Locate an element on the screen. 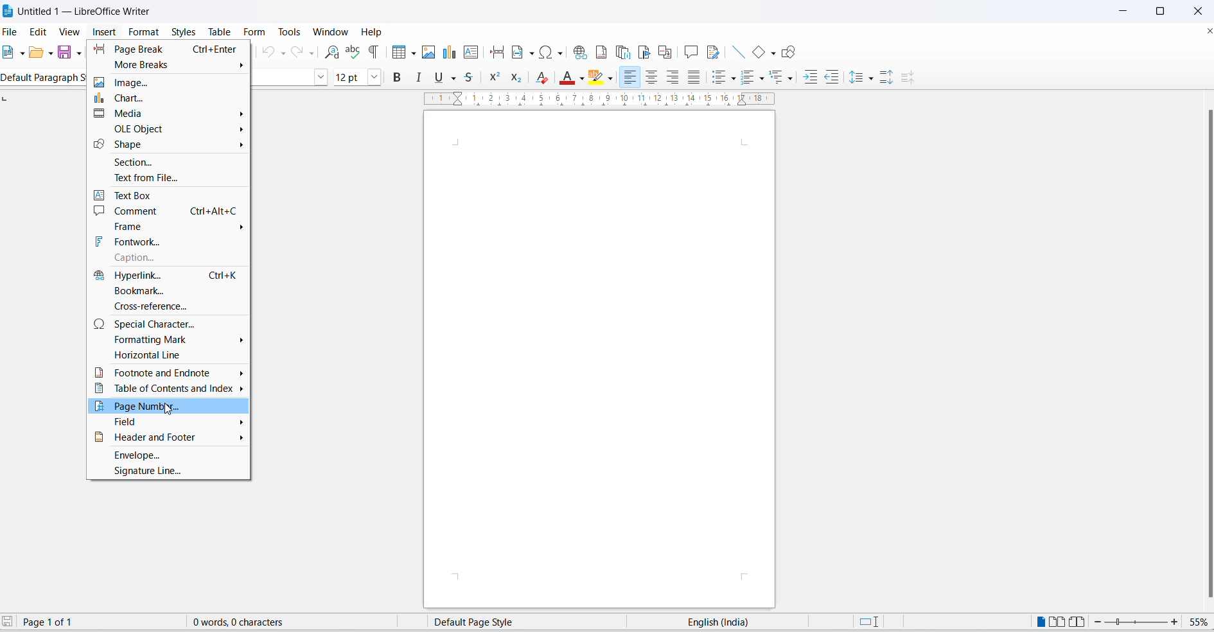 The image size is (1214, 632). scroll bar is located at coordinates (1206, 353).